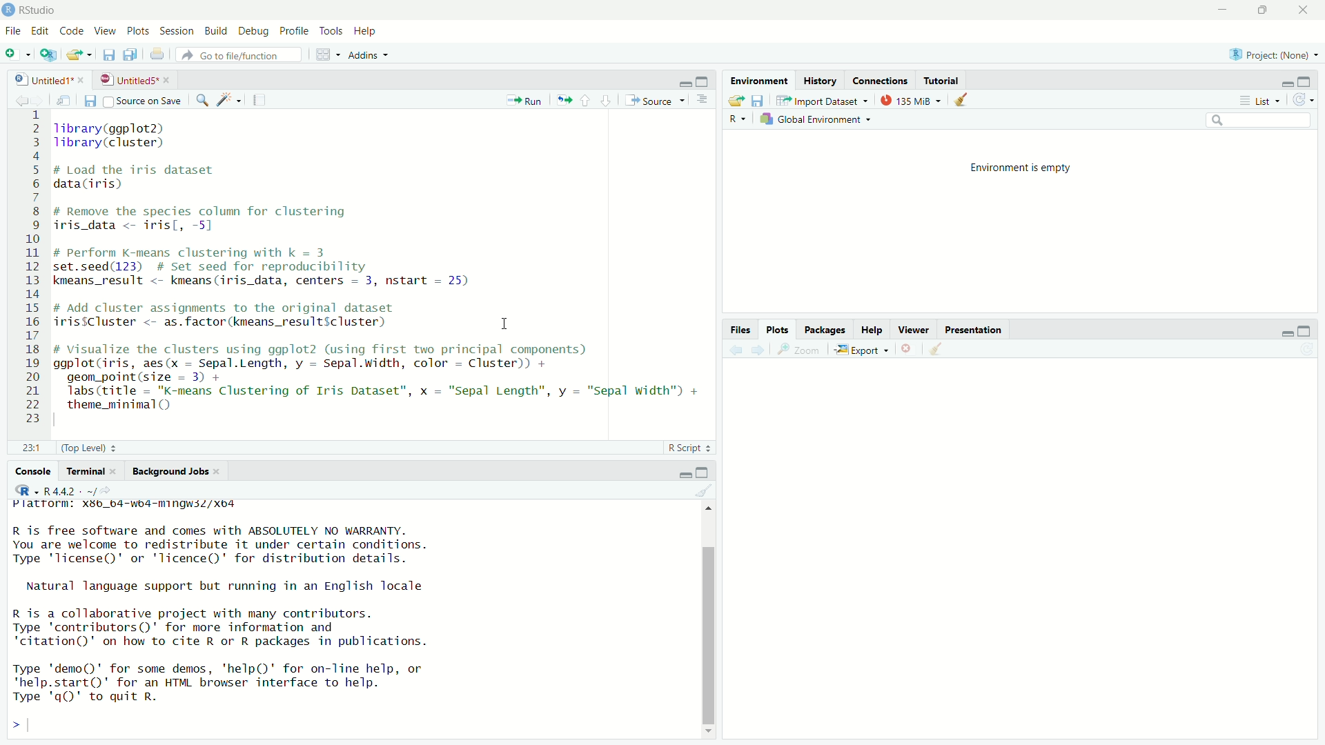 The image size is (1325, 745). What do you see at coordinates (21, 491) in the screenshot?
I see `select language` at bounding box center [21, 491].